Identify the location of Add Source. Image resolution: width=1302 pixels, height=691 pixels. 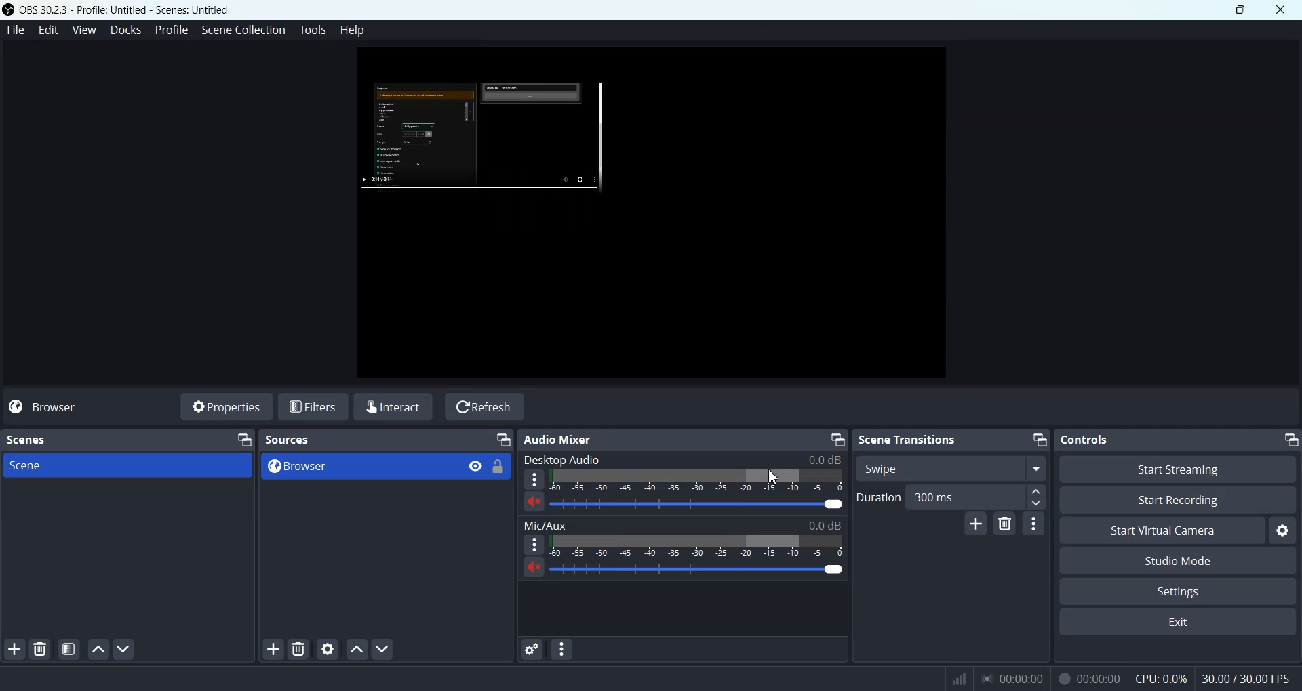
(273, 649).